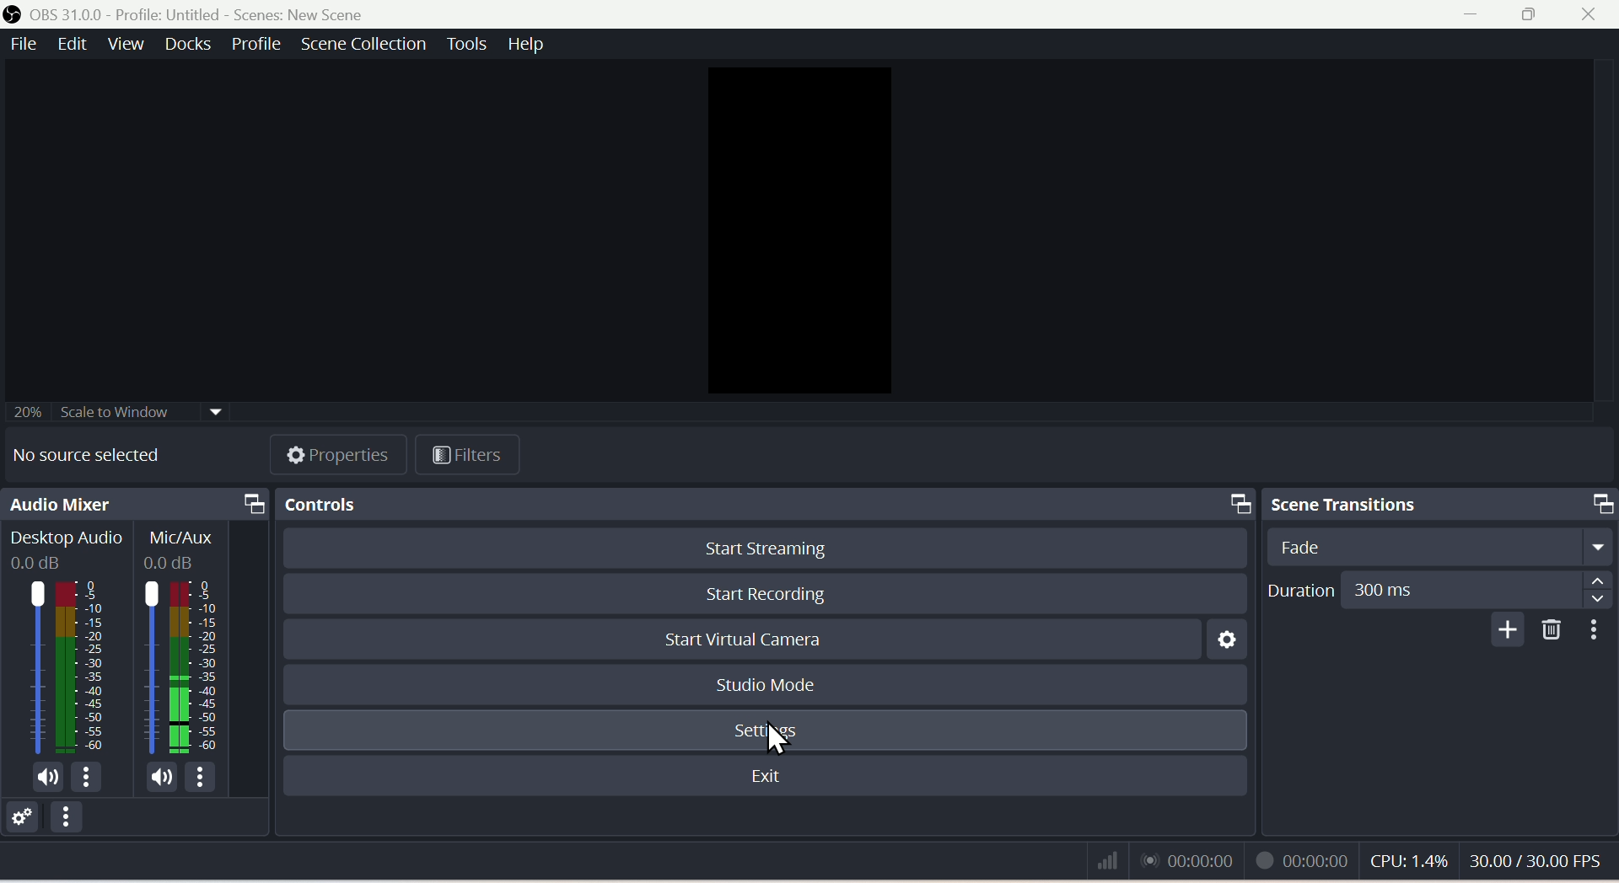 The image size is (1619, 883). I want to click on Settings, so click(1224, 638).